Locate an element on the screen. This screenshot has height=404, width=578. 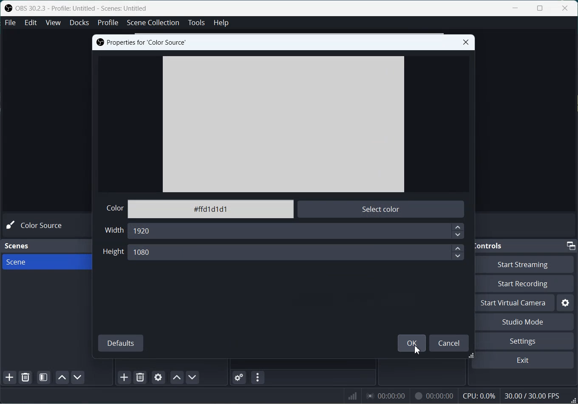
00:00:00 is located at coordinates (433, 395).